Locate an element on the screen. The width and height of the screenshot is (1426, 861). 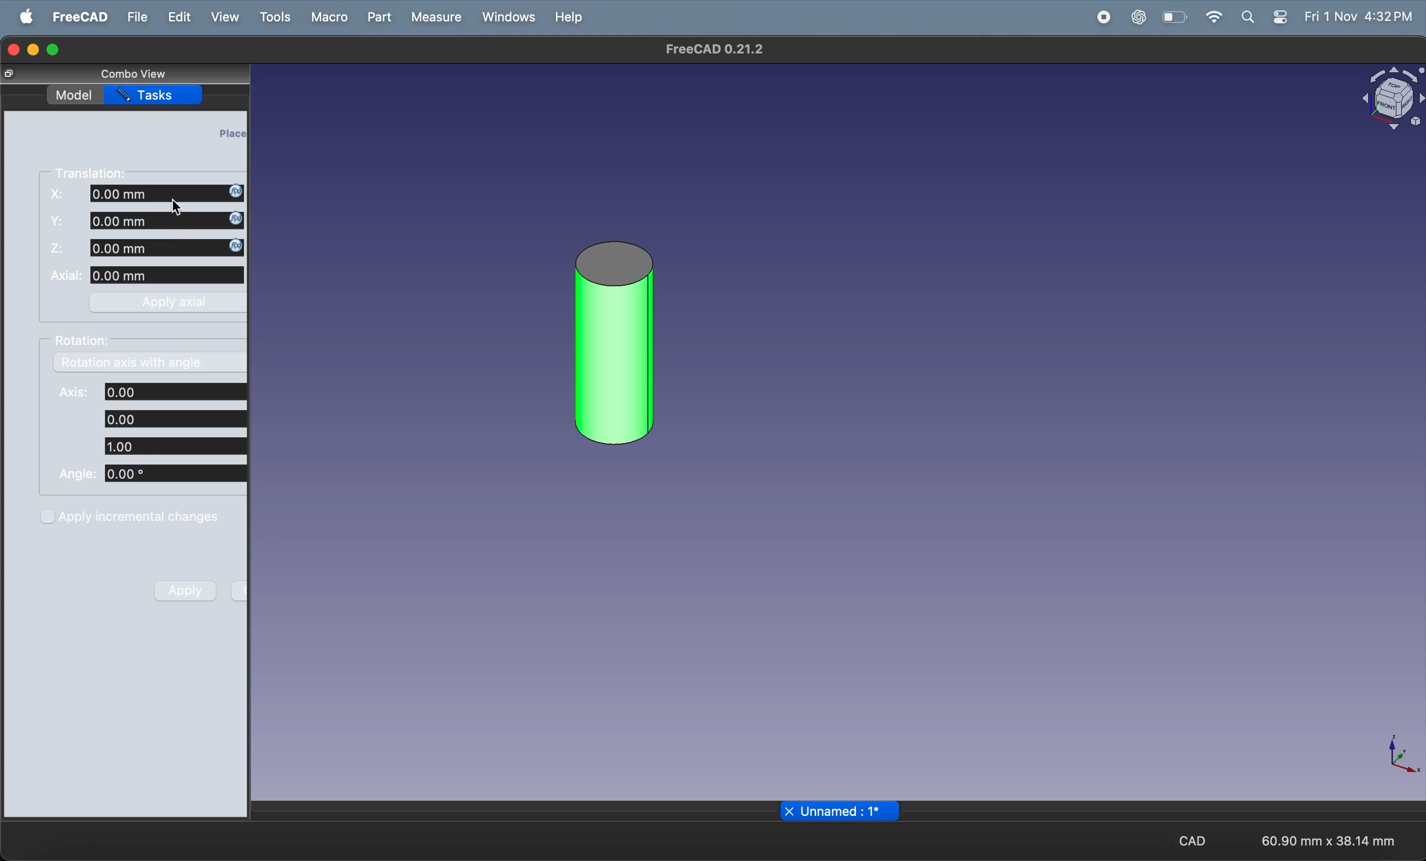
closing window is located at coordinates (13, 49).